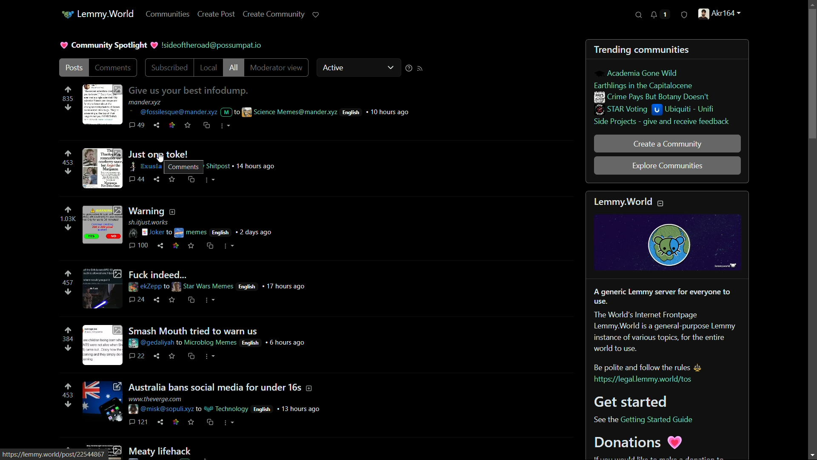  What do you see at coordinates (234, 68) in the screenshot?
I see `all` at bounding box center [234, 68].